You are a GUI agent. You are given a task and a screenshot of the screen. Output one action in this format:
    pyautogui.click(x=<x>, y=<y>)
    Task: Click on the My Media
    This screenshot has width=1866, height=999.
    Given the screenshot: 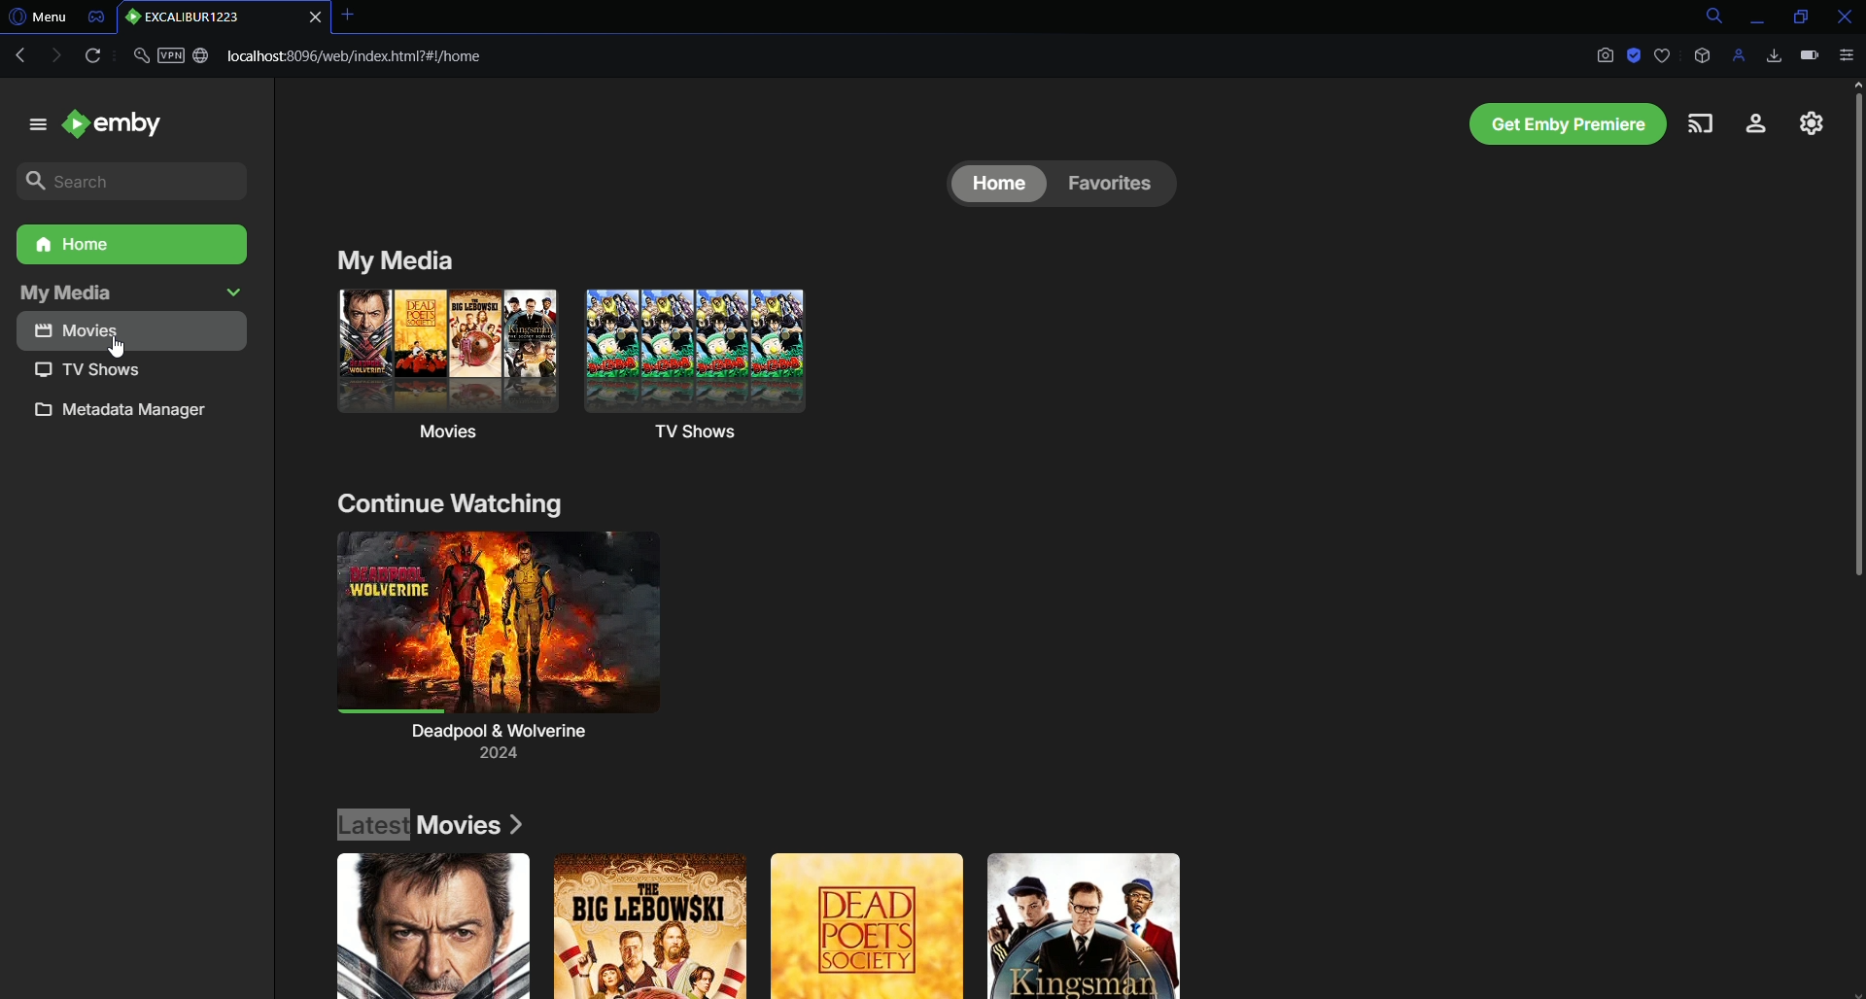 What is the action you would take?
    pyautogui.click(x=399, y=262)
    